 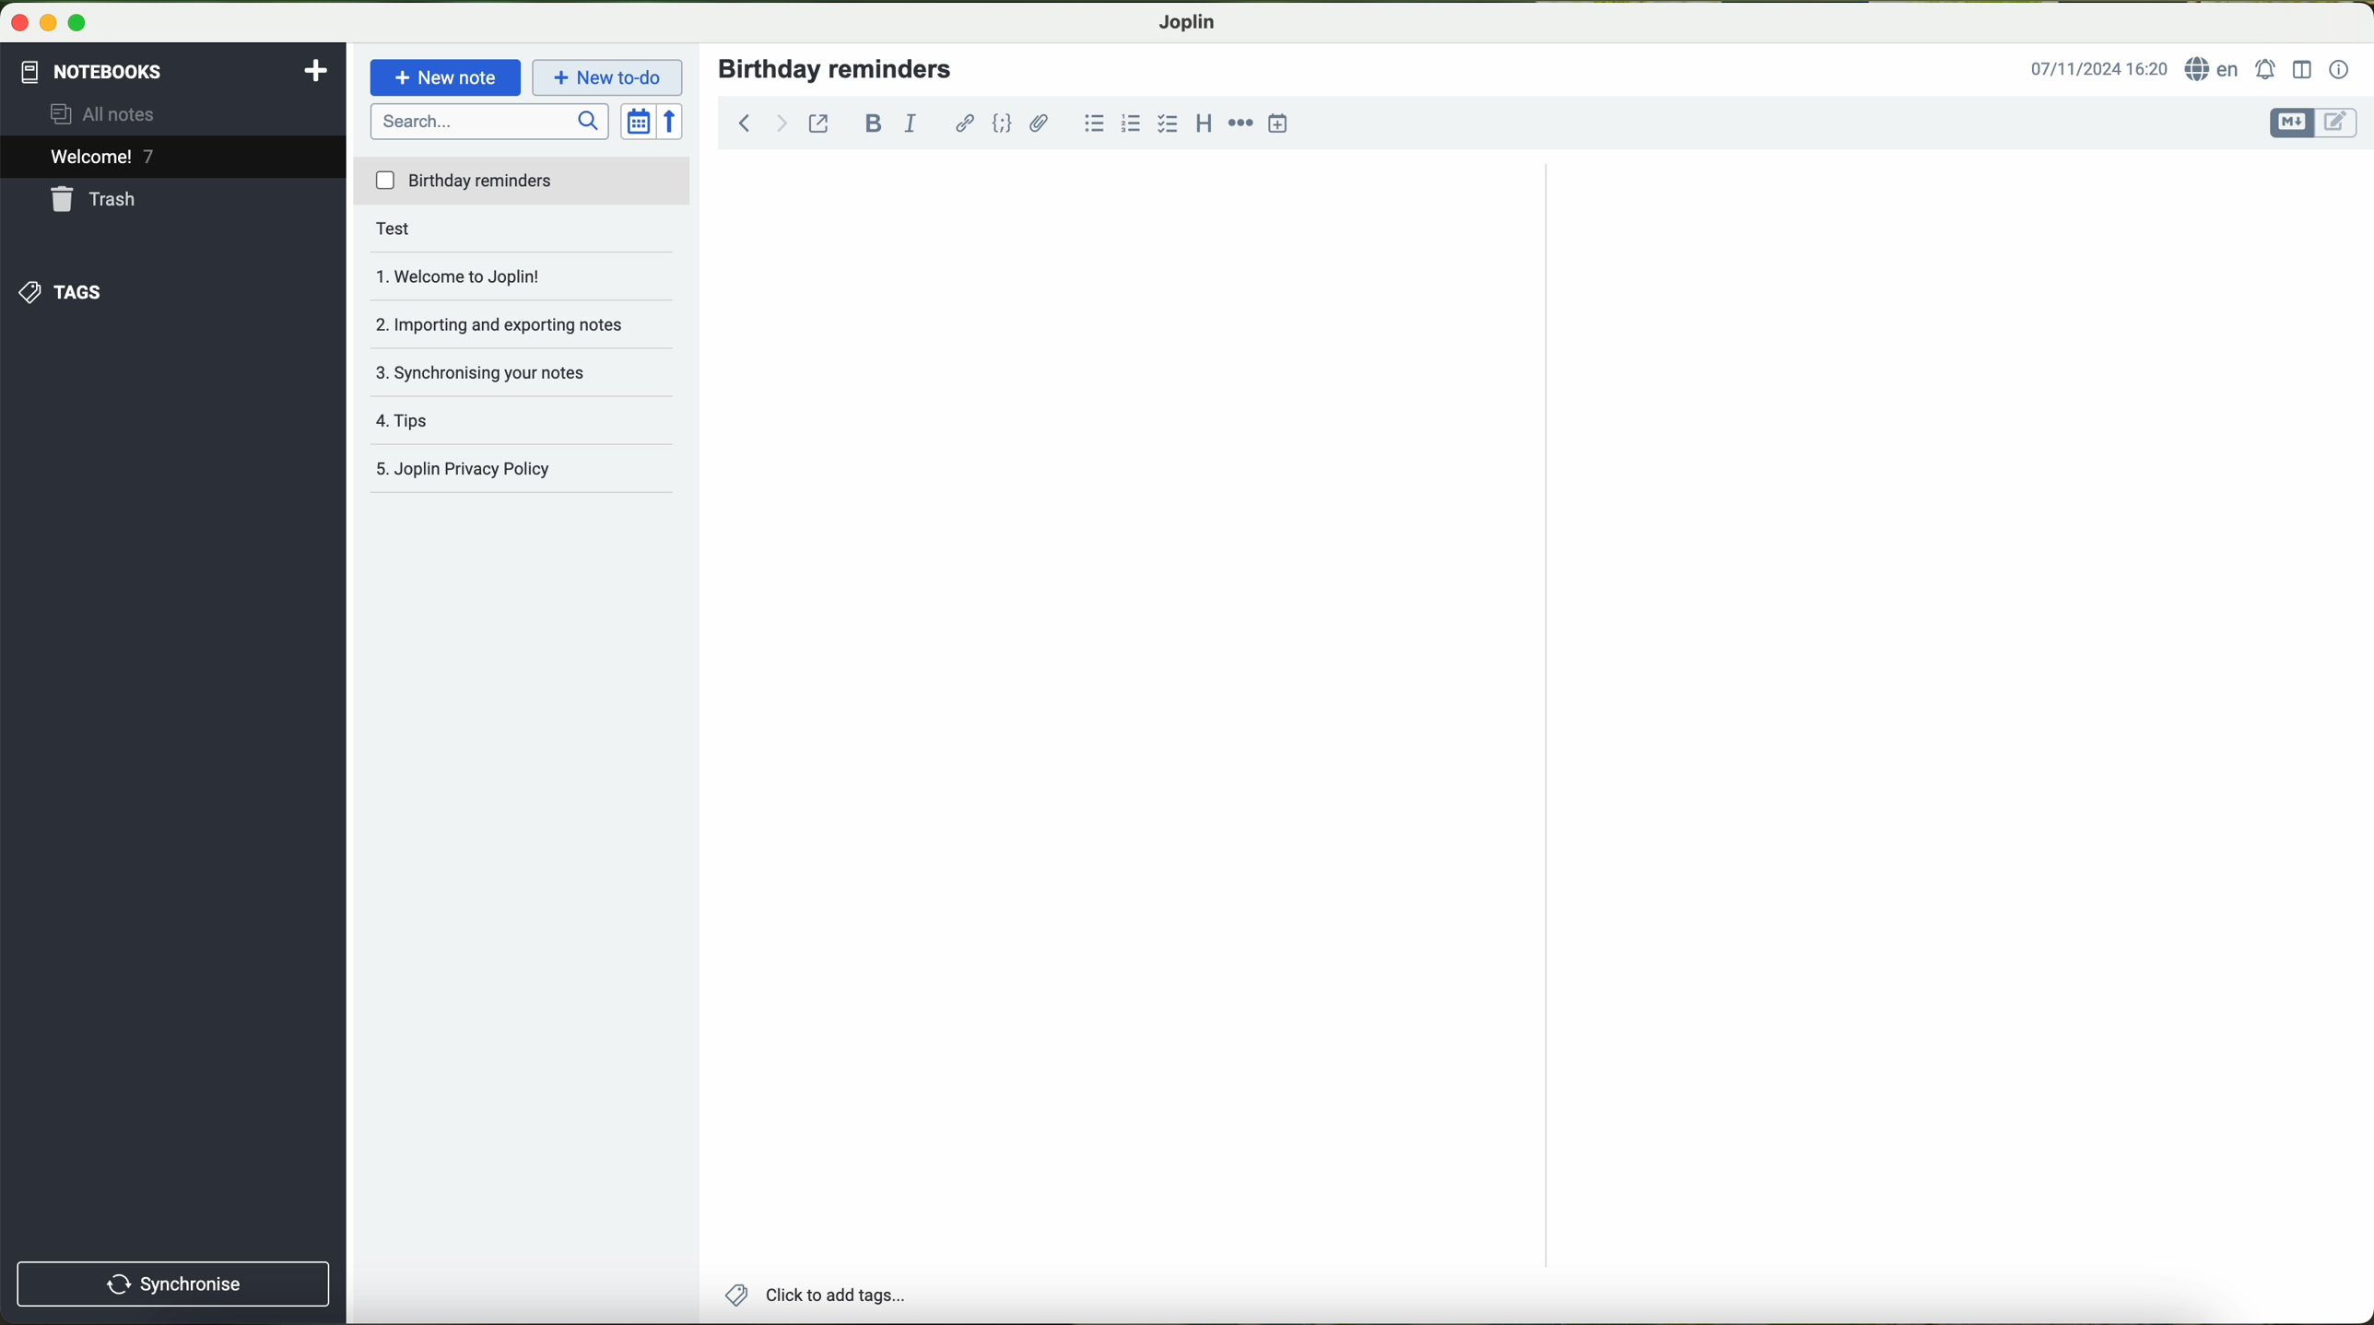 What do you see at coordinates (637, 121) in the screenshot?
I see `toggle sort order field` at bounding box center [637, 121].